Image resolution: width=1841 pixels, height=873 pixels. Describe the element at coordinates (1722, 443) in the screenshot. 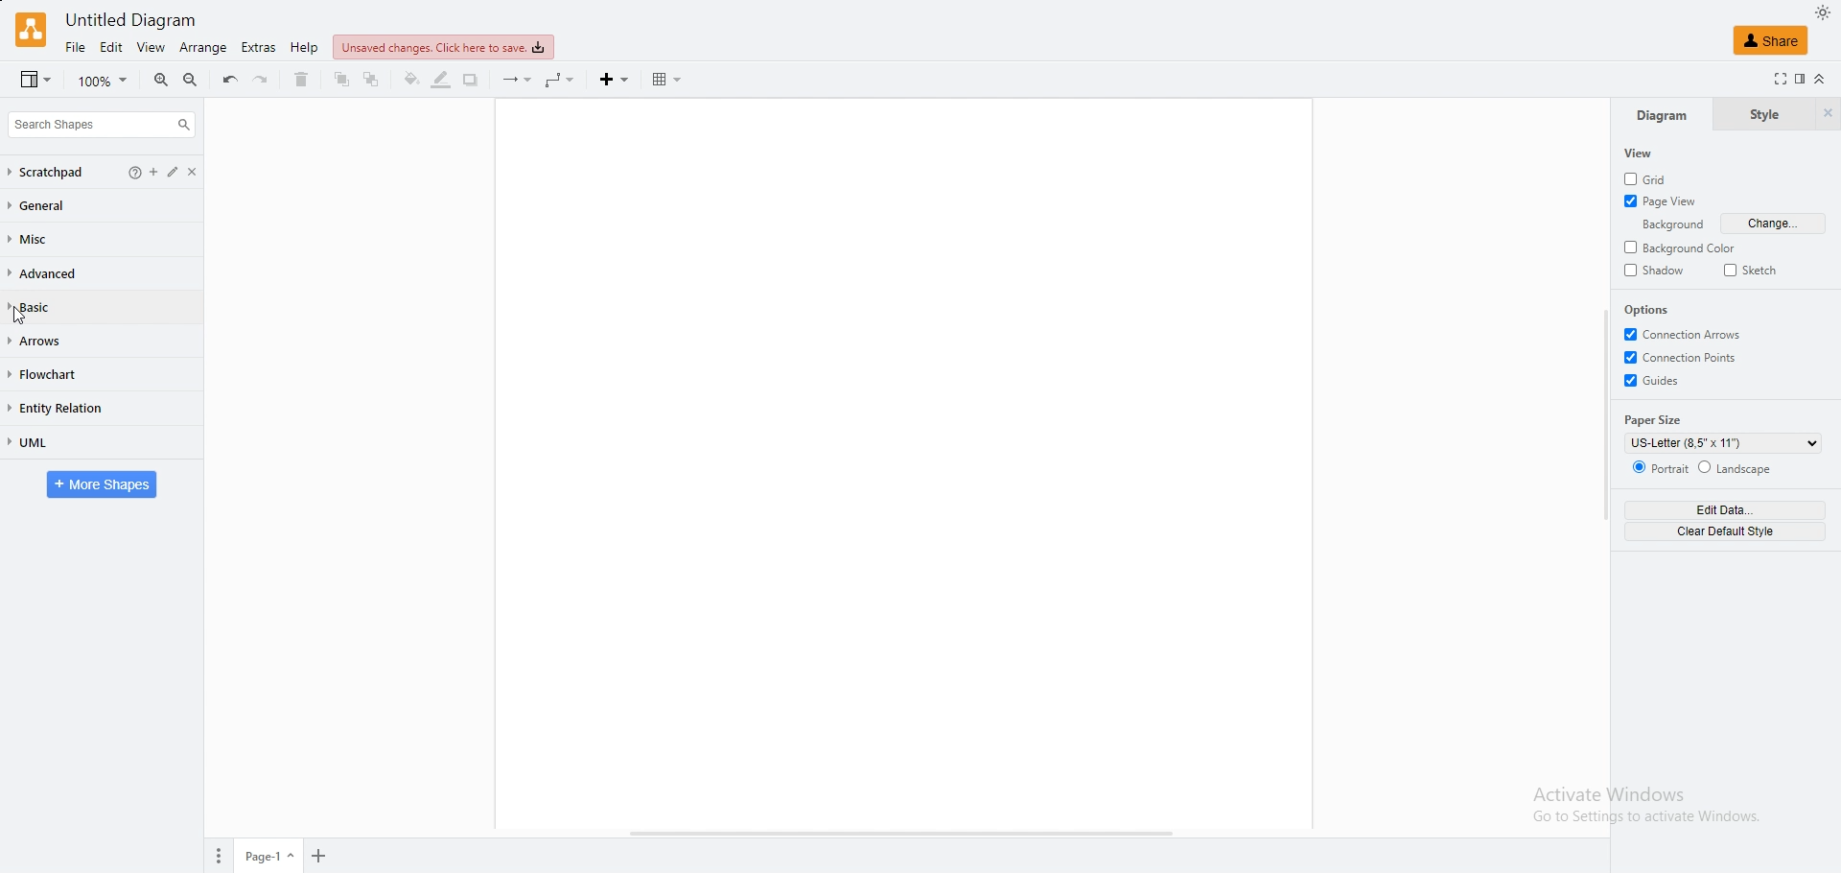

I see `paper size selection` at that location.